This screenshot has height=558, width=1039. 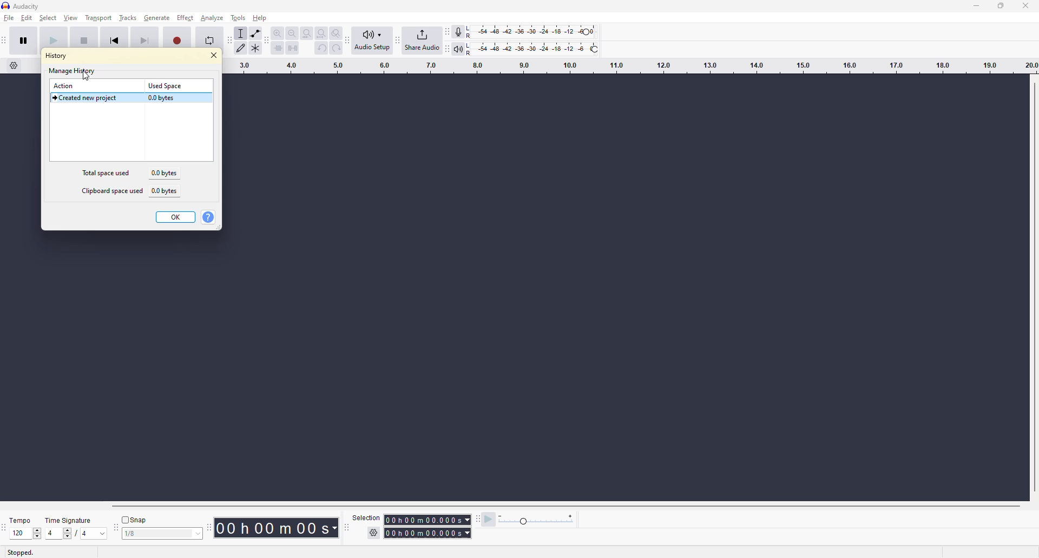 I want to click on select, so click(x=49, y=19).